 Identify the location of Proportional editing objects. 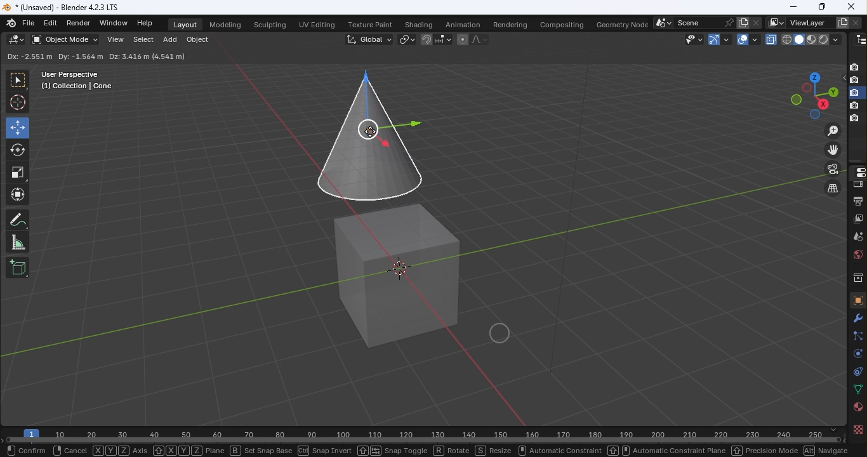
(462, 41).